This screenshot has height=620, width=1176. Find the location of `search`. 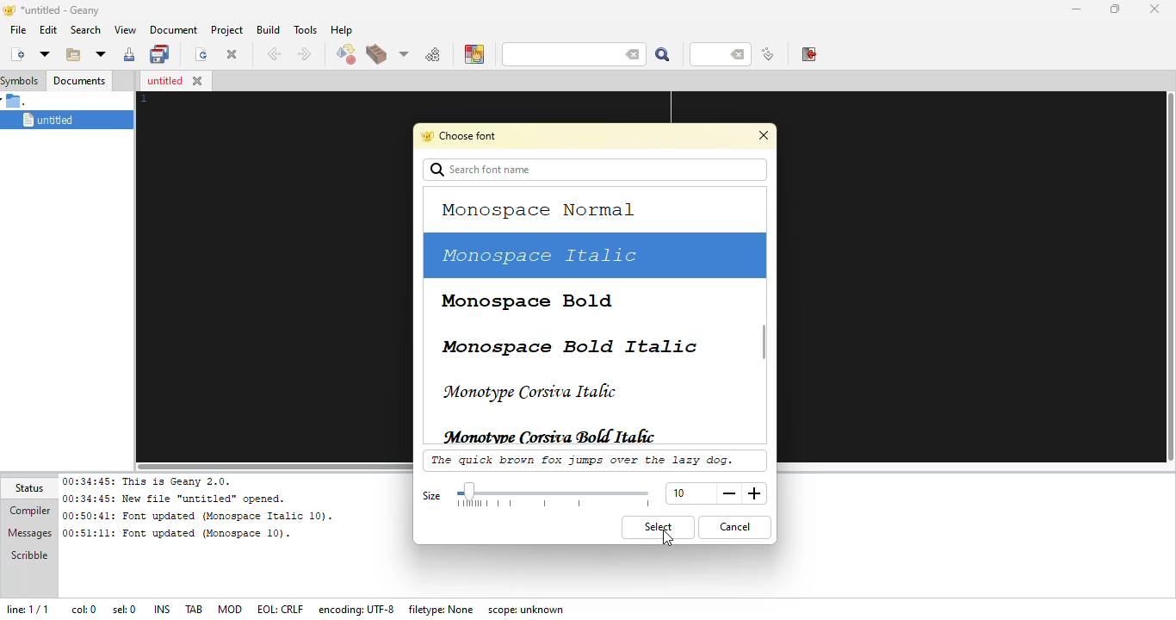

search is located at coordinates (552, 54).